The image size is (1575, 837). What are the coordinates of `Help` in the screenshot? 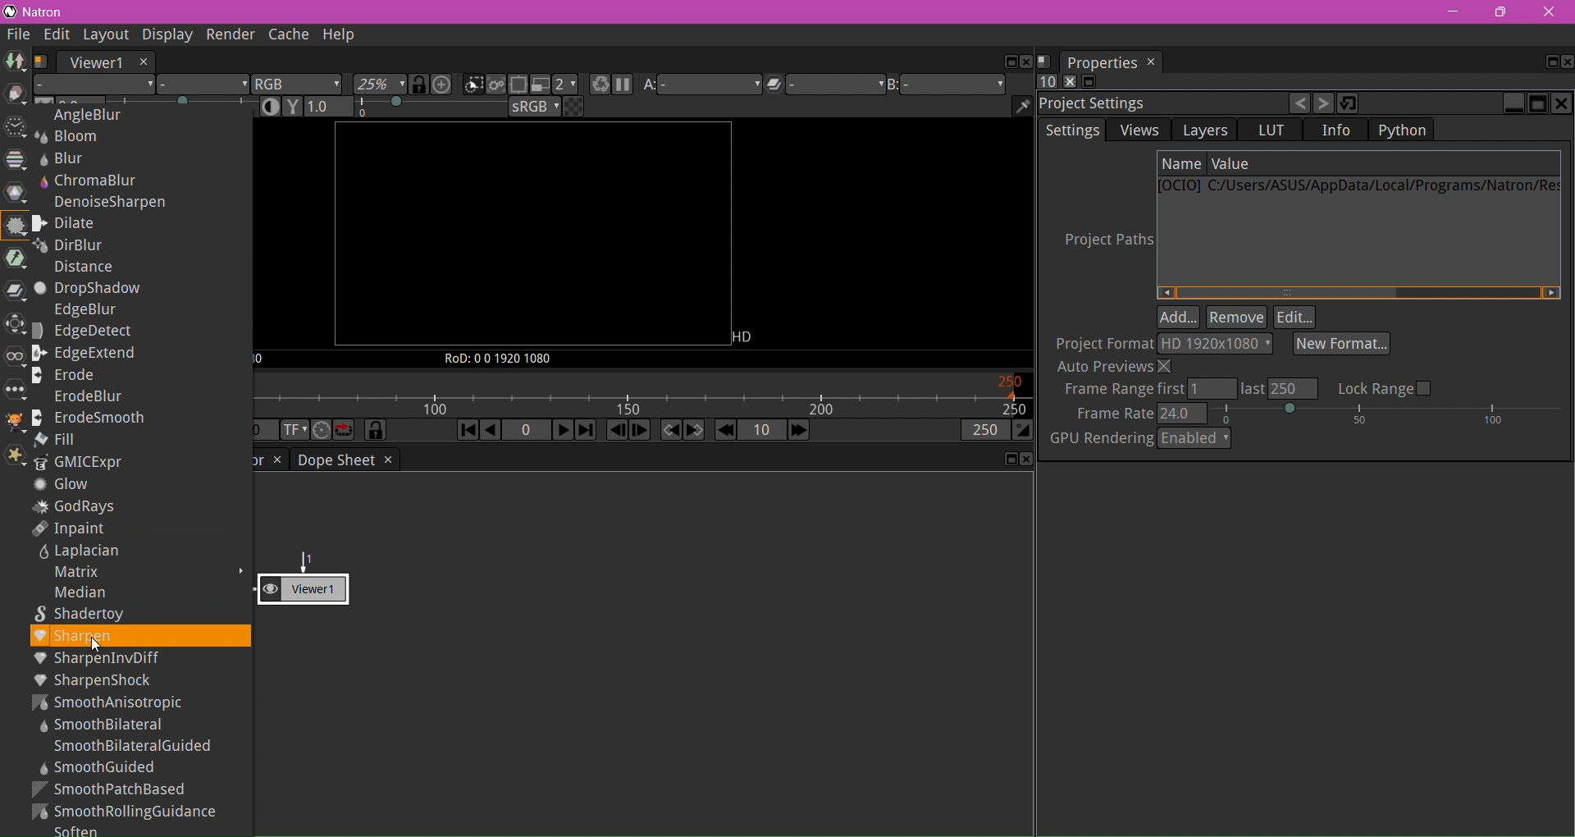 It's located at (340, 35).